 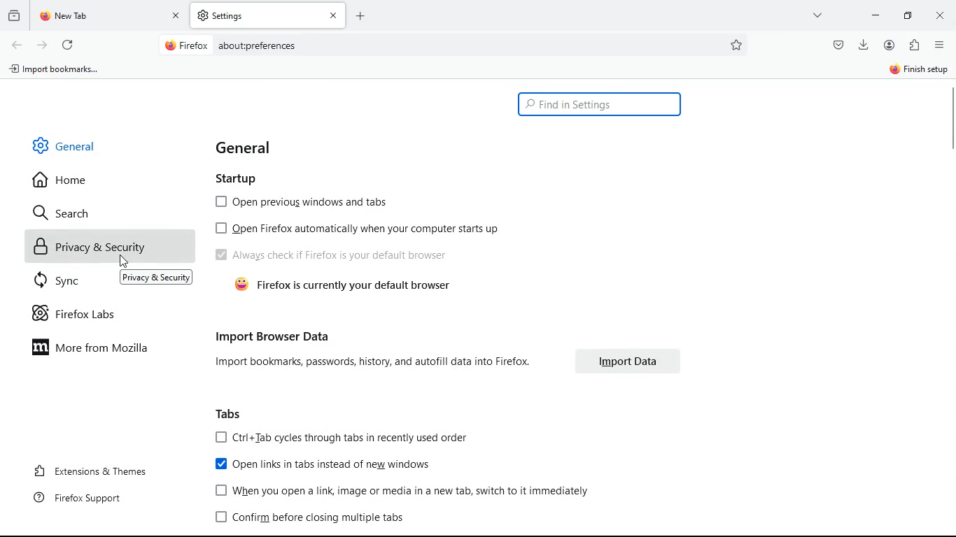 What do you see at coordinates (364, 229) in the screenshot?
I see `open Firefox automatically when your computer start up` at bounding box center [364, 229].